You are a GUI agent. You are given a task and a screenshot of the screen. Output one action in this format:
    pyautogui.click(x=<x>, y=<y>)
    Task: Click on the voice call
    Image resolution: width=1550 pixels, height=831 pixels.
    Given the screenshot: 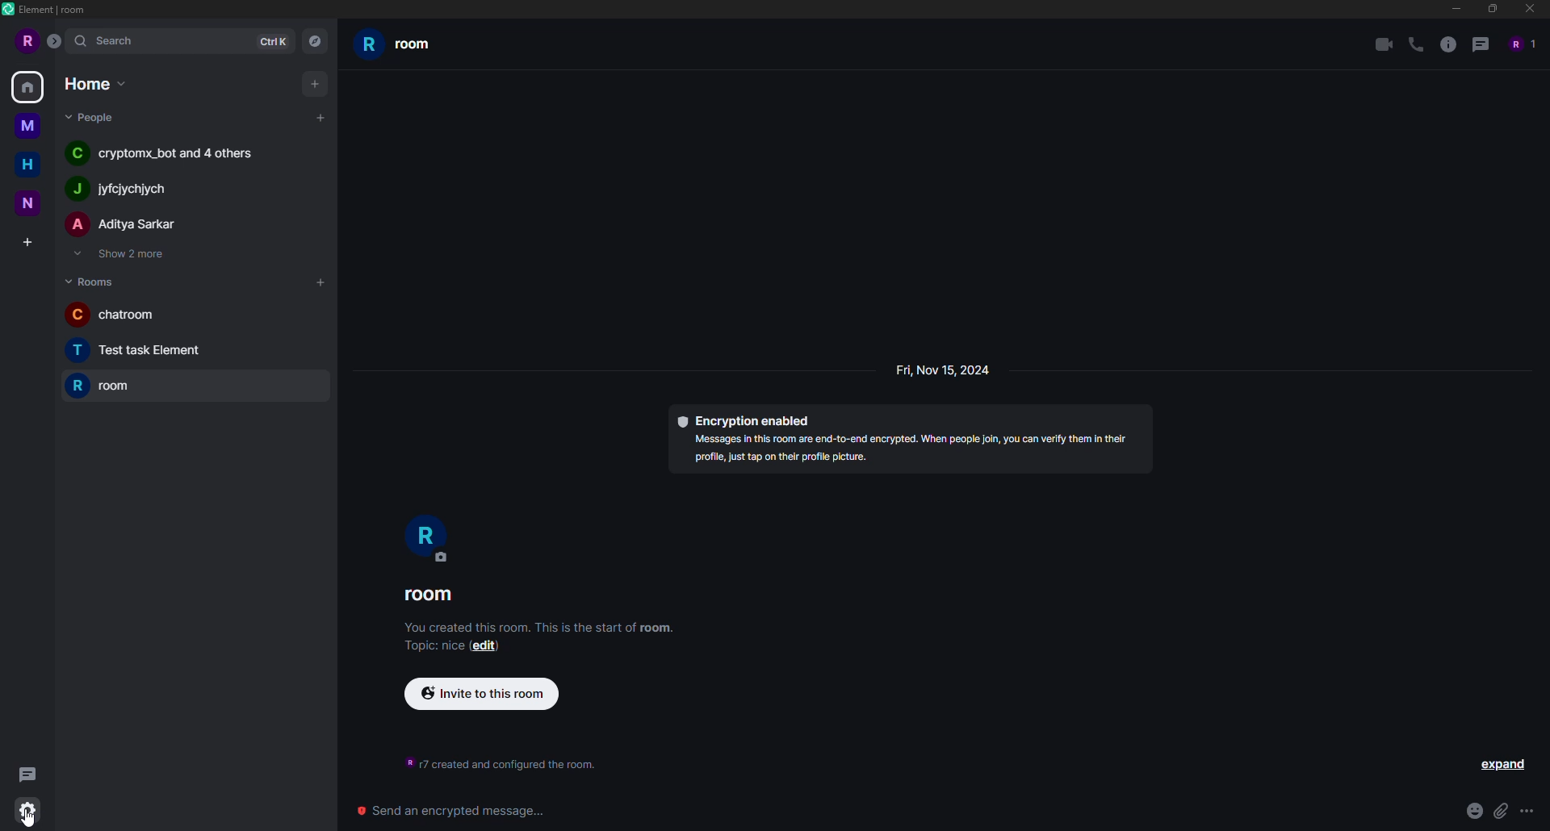 What is the action you would take?
    pyautogui.click(x=1414, y=44)
    